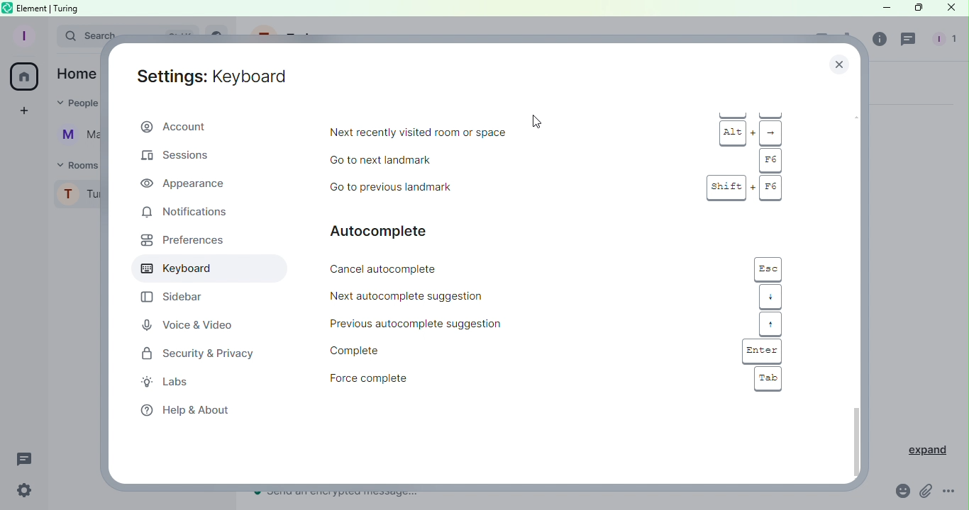  What do you see at coordinates (842, 61) in the screenshot?
I see `Close` at bounding box center [842, 61].